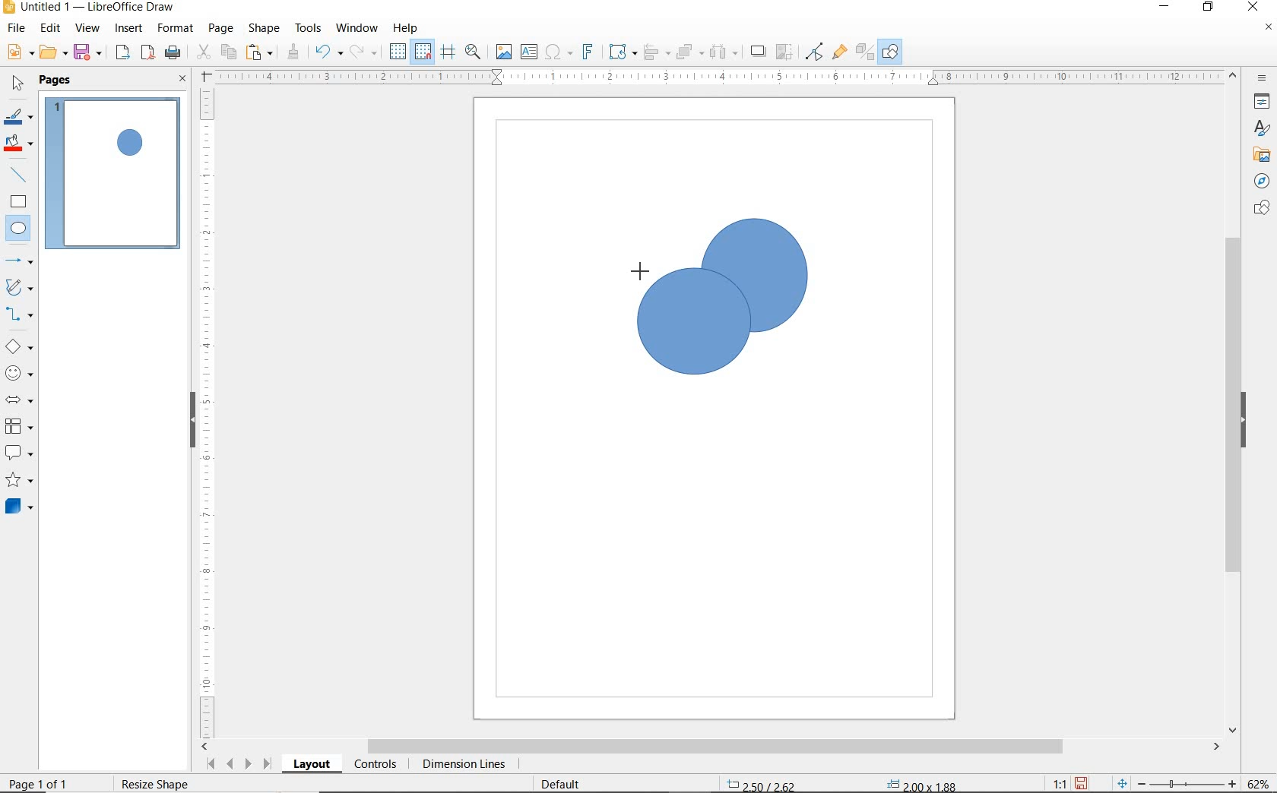 Image resolution: width=1277 pixels, height=793 pixels. What do you see at coordinates (724, 51) in the screenshot?
I see `SELECT AT LEAST 3 OBJECTS TO DISTRIBUTE` at bounding box center [724, 51].